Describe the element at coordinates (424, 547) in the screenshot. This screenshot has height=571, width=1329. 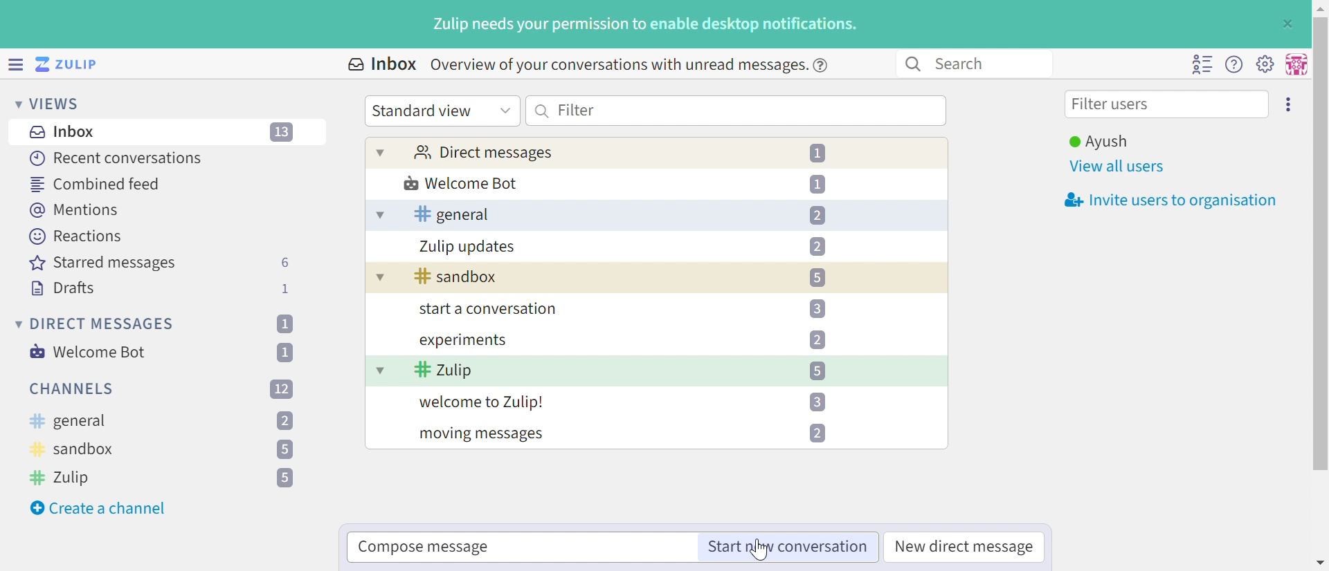
I see `Compose message` at that location.